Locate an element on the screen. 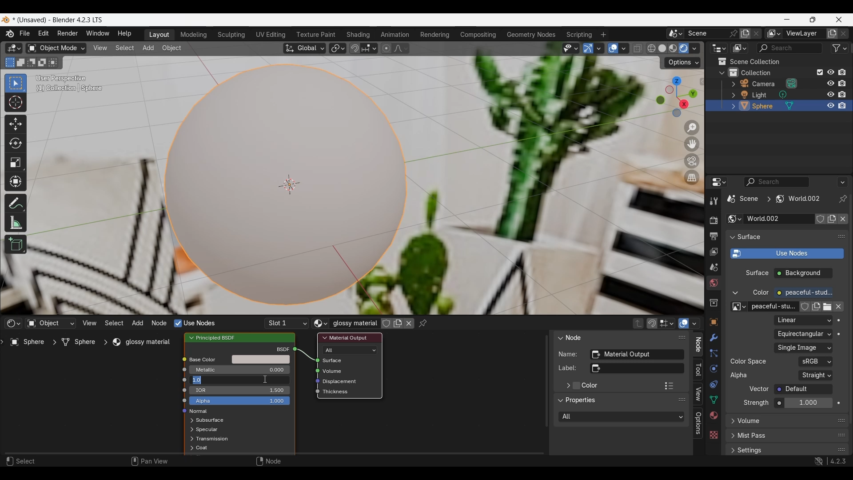 This screenshot has width=853, height=480. camera is located at coordinates (765, 84).